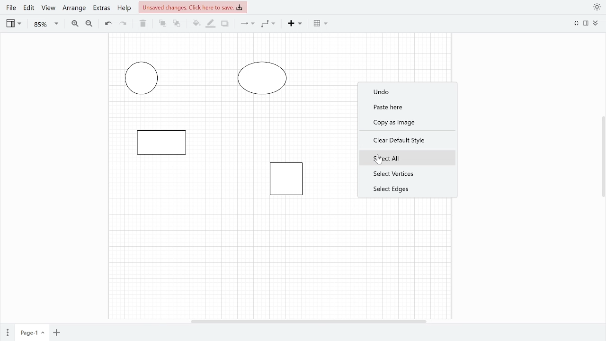 This screenshot has width=606, height=341. Describe the element at coordinates (124, 24) in the screenshot. I see `Redo` at that location.